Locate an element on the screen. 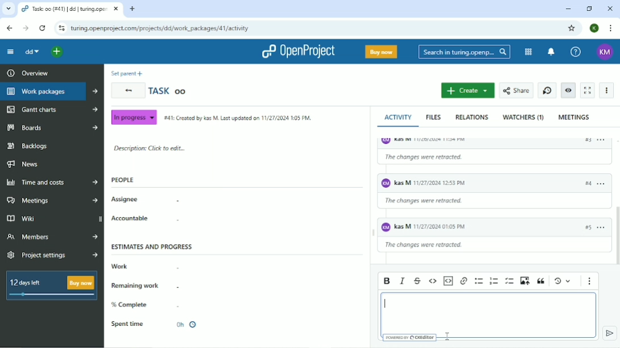 This screenshot has height=348, width=620. The changes were retracted is located at coordinates (459, 162).